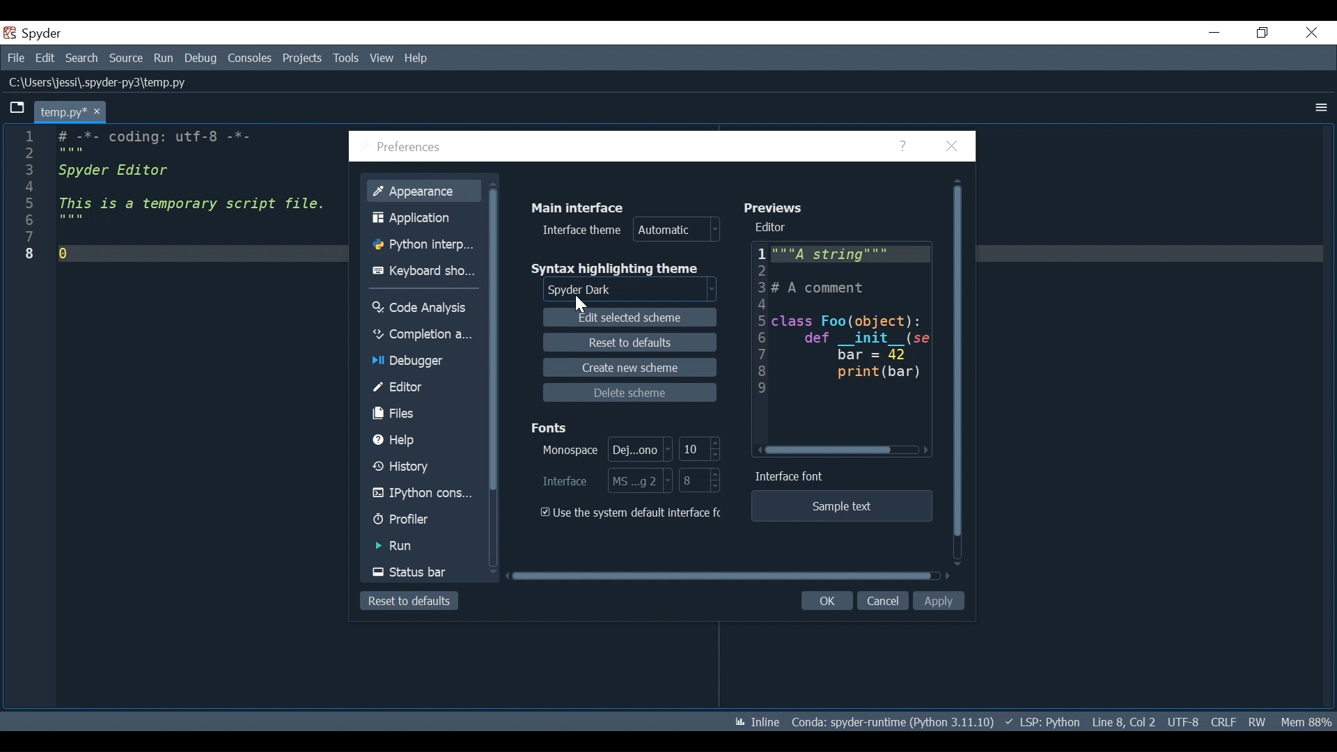  Describe the element at coordinates (345, 58) in the screenshot. I see `Tools` at that location.